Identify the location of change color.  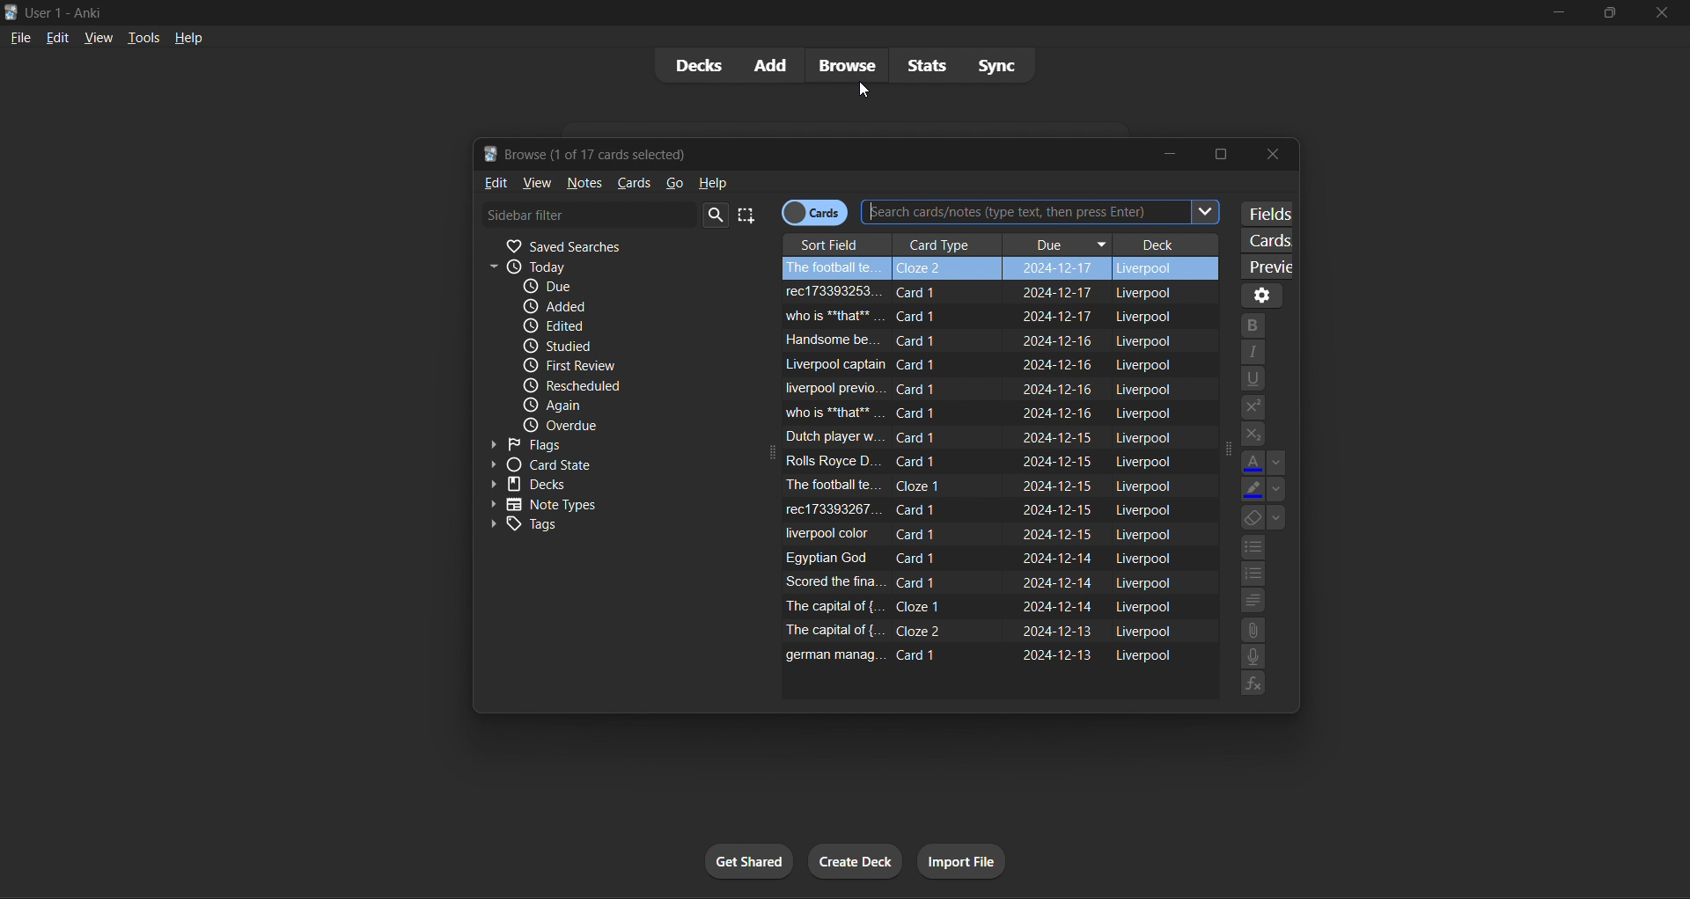
(1254, 489).